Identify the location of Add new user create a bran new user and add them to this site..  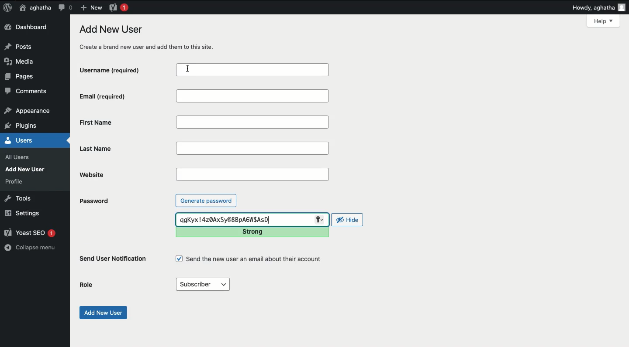
(152, 37).